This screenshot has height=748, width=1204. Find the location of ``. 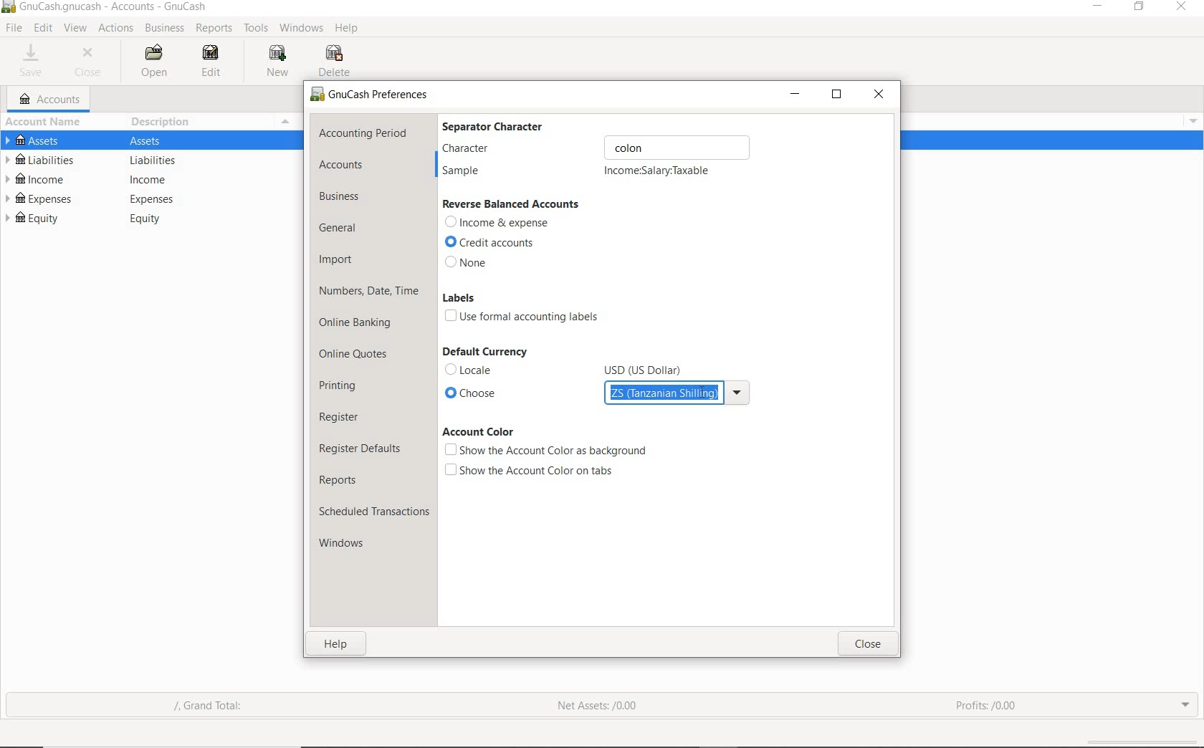

 is located at coordinates (9, 9).